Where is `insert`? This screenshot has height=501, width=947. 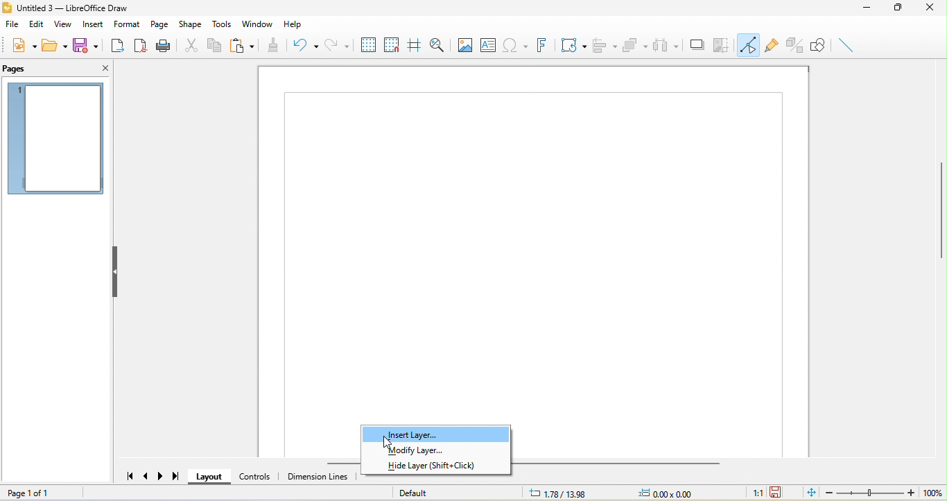 insert is located at coordinates (91, 25).